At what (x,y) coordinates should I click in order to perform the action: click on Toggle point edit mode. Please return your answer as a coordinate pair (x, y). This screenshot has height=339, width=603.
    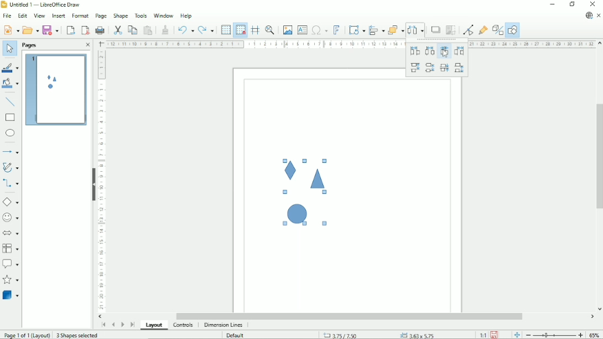
    Looking at the image, I should click on (468, 30).